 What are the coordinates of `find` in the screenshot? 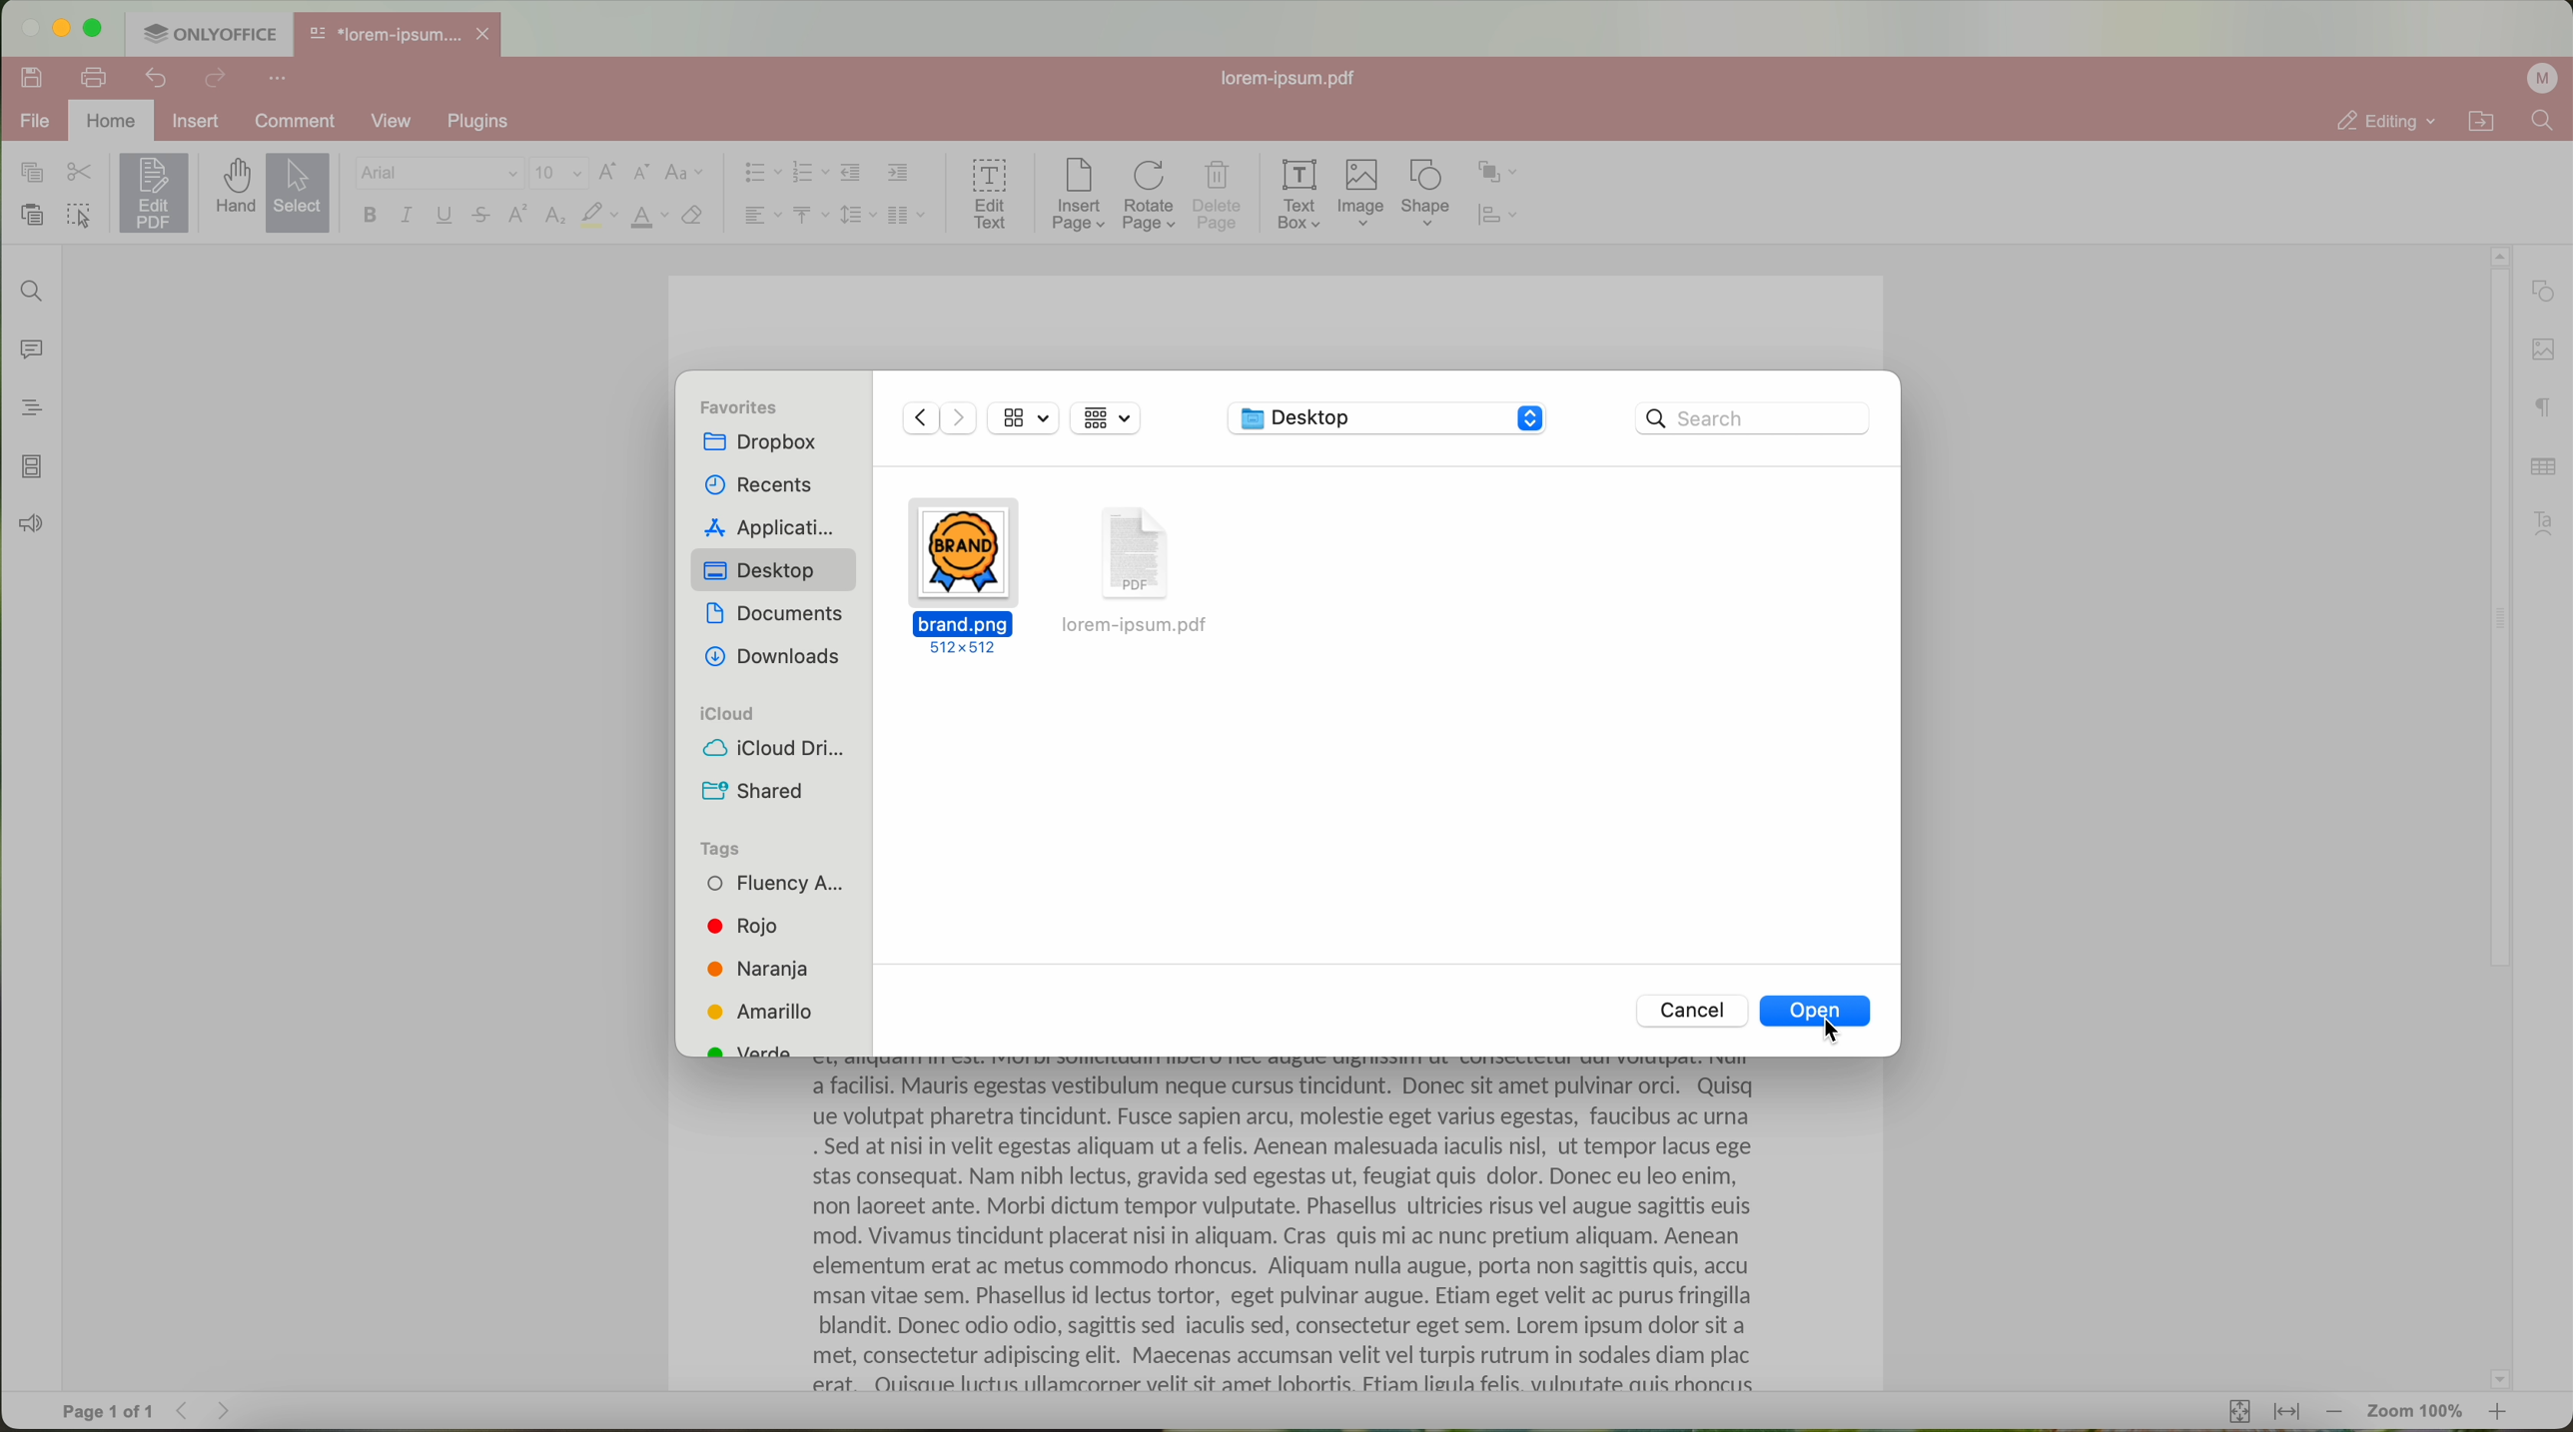 It's located at (2542, 120).